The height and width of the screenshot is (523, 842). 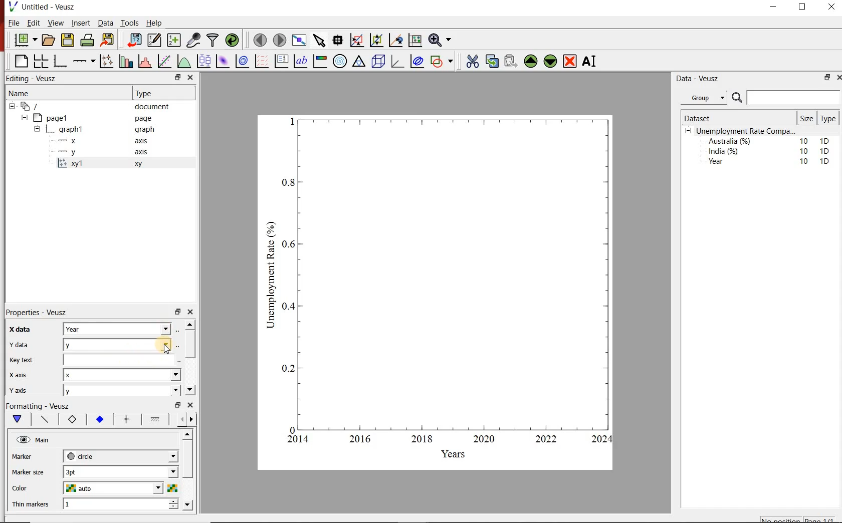 I want to click on move up, so click(x=190, y=324).